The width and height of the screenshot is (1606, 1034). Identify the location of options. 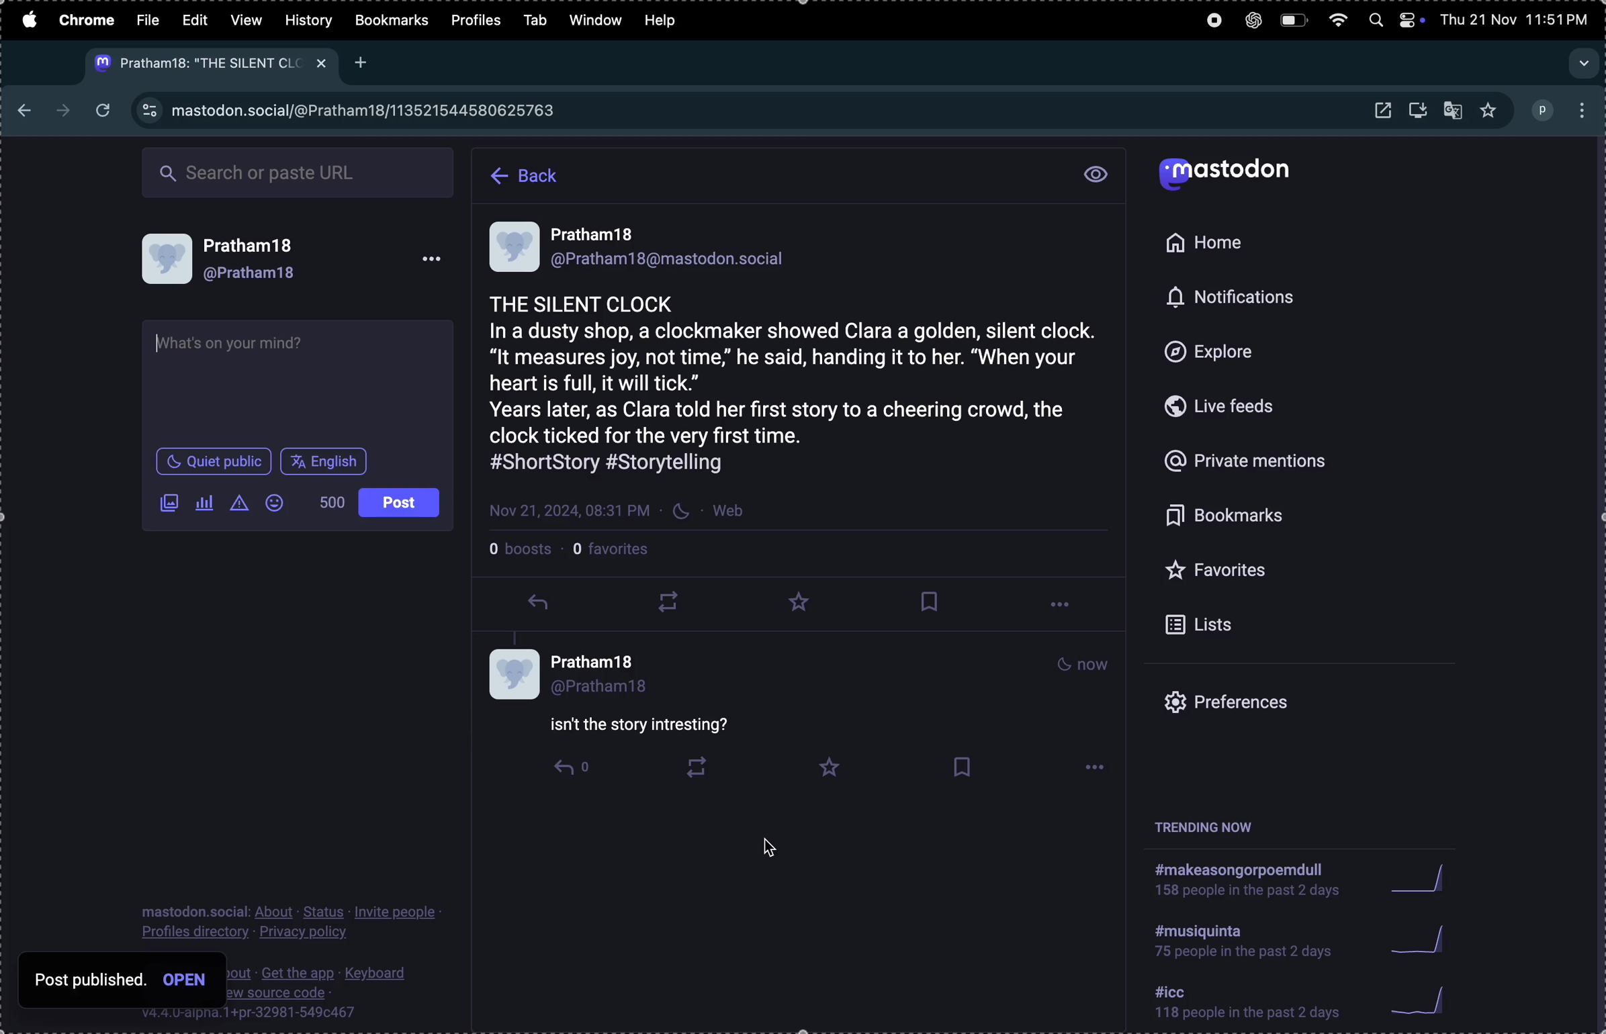
(1584, 110).